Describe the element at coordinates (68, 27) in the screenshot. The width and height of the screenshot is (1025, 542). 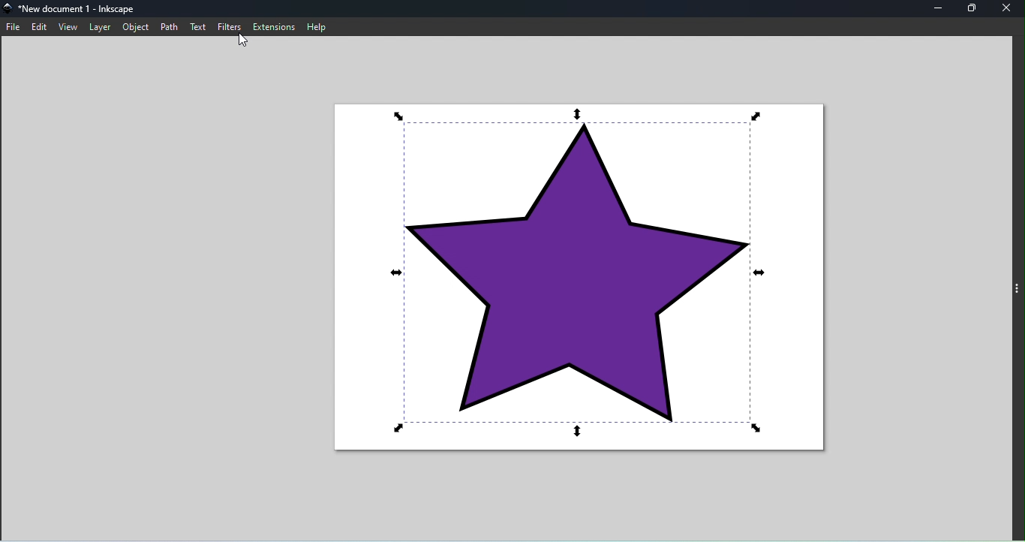
I see `view` at that location.